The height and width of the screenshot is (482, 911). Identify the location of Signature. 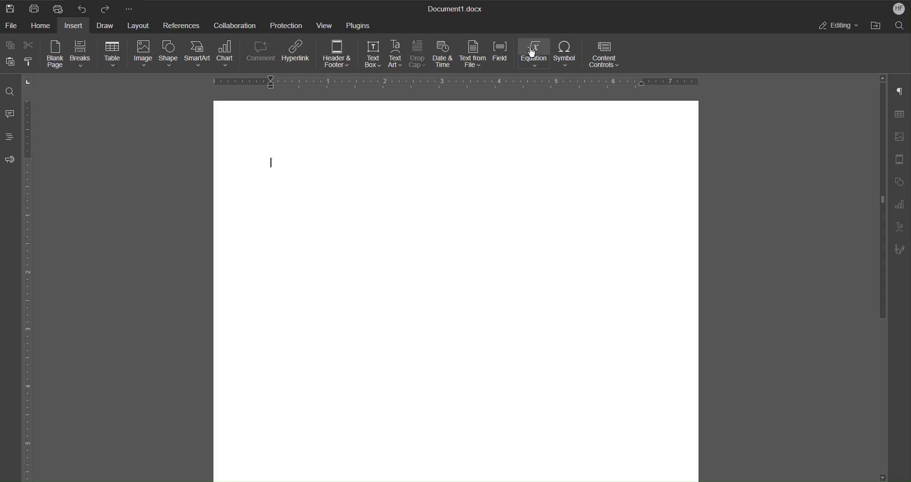
(898, 249).